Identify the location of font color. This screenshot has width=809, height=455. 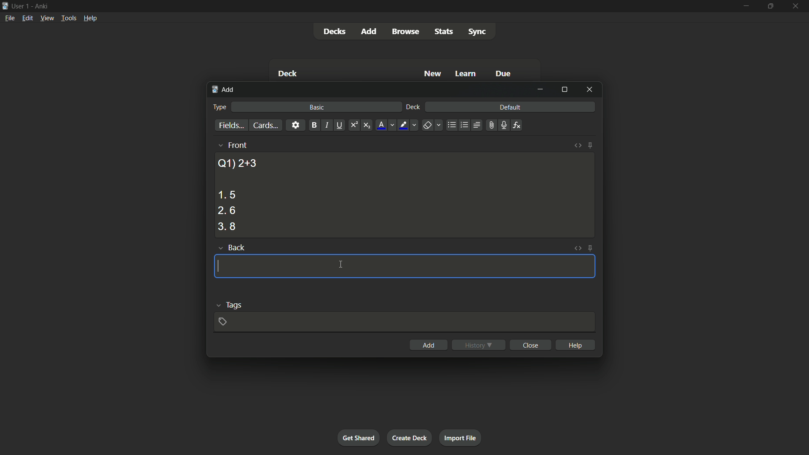
(382, 125).